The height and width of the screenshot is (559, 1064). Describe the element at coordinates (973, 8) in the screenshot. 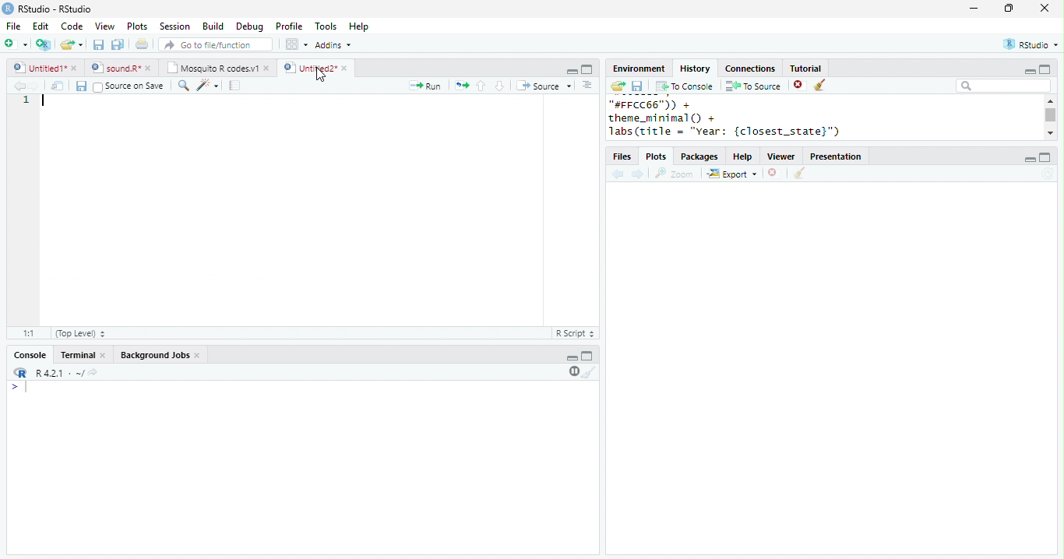

I see `minimize` at that location.